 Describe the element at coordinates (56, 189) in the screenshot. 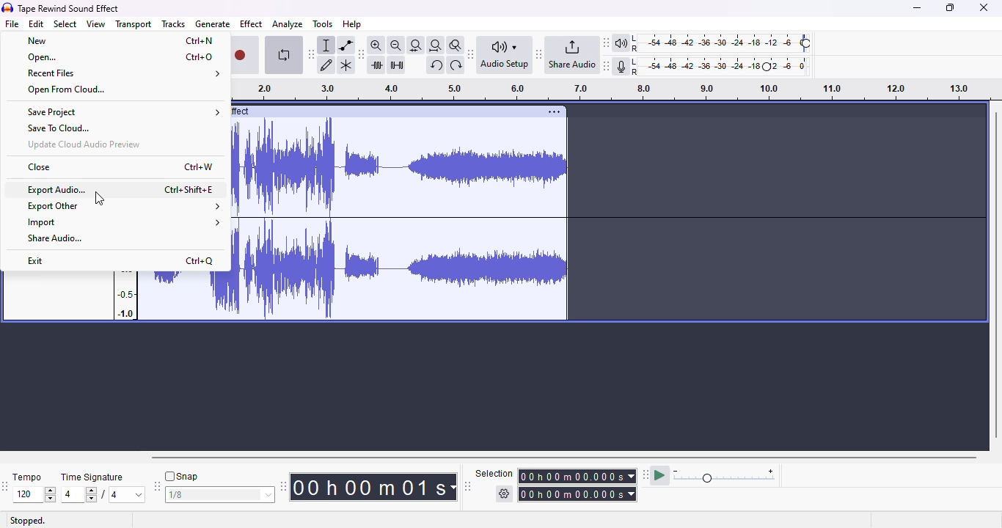

I see `export audio` at that location.